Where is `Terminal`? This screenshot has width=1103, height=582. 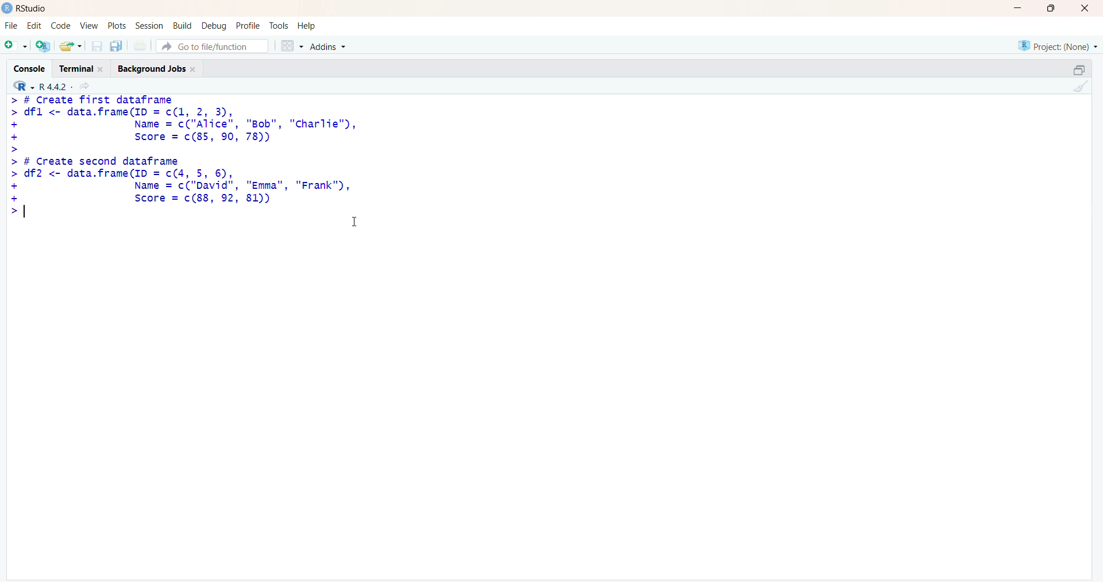 Terminal is located at coordinates (82, 68).